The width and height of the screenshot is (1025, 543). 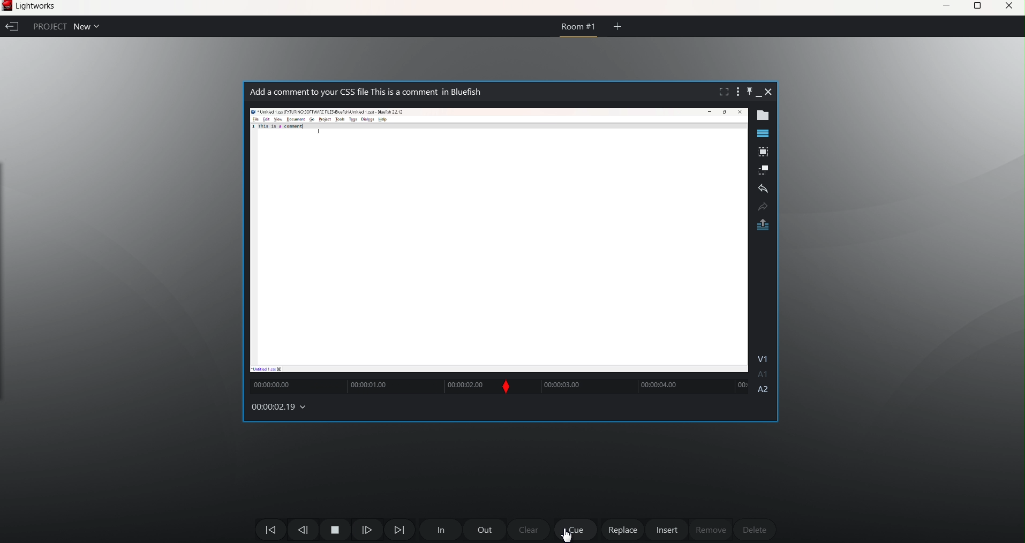 I want to click on minimize, so click(x=945, y=5).